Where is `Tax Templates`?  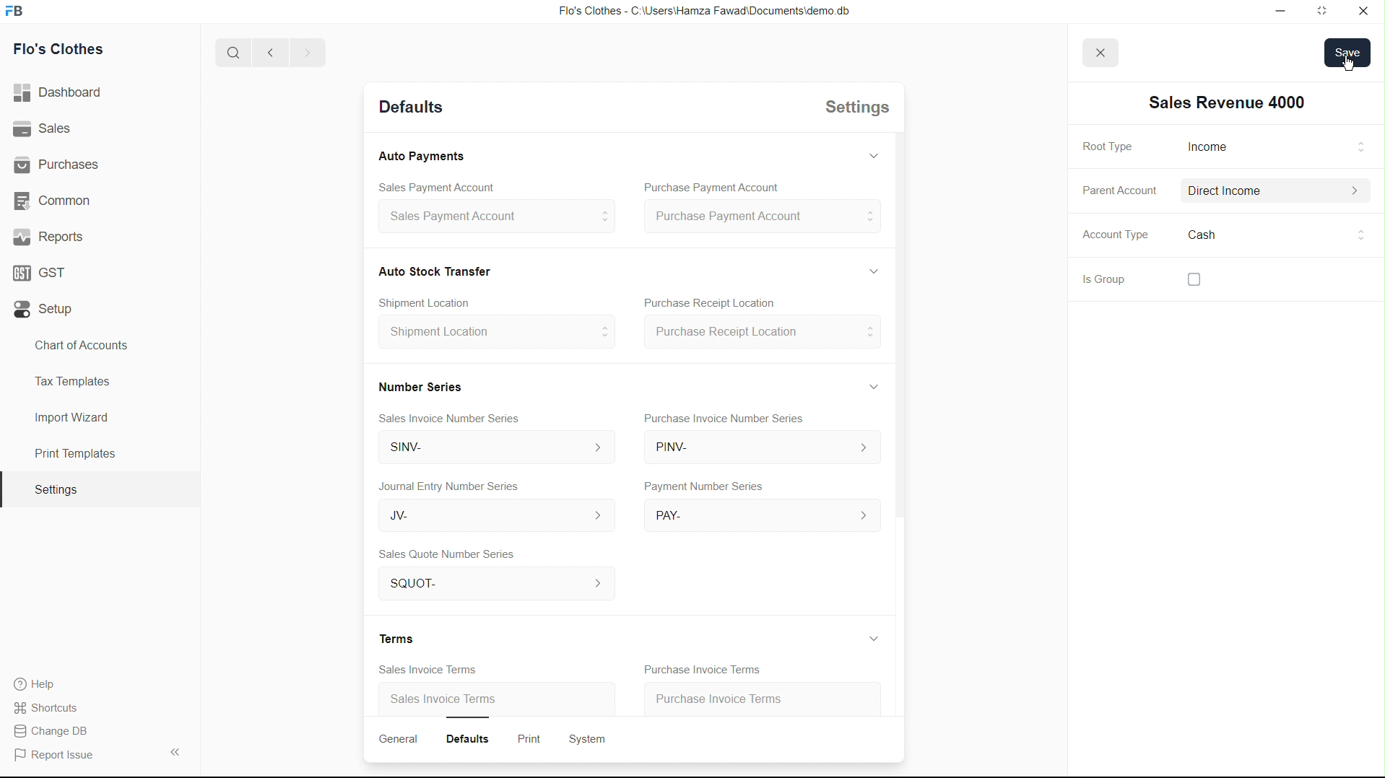
Tax Templates is located at coordinates (69, 379).